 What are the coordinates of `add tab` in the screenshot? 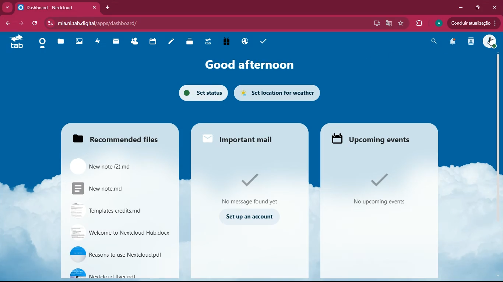 It's located at (108, 7).